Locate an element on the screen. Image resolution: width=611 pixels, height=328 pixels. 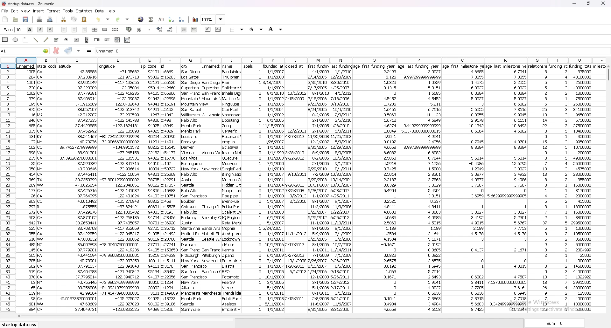
background is located at coordinates (275, 30).